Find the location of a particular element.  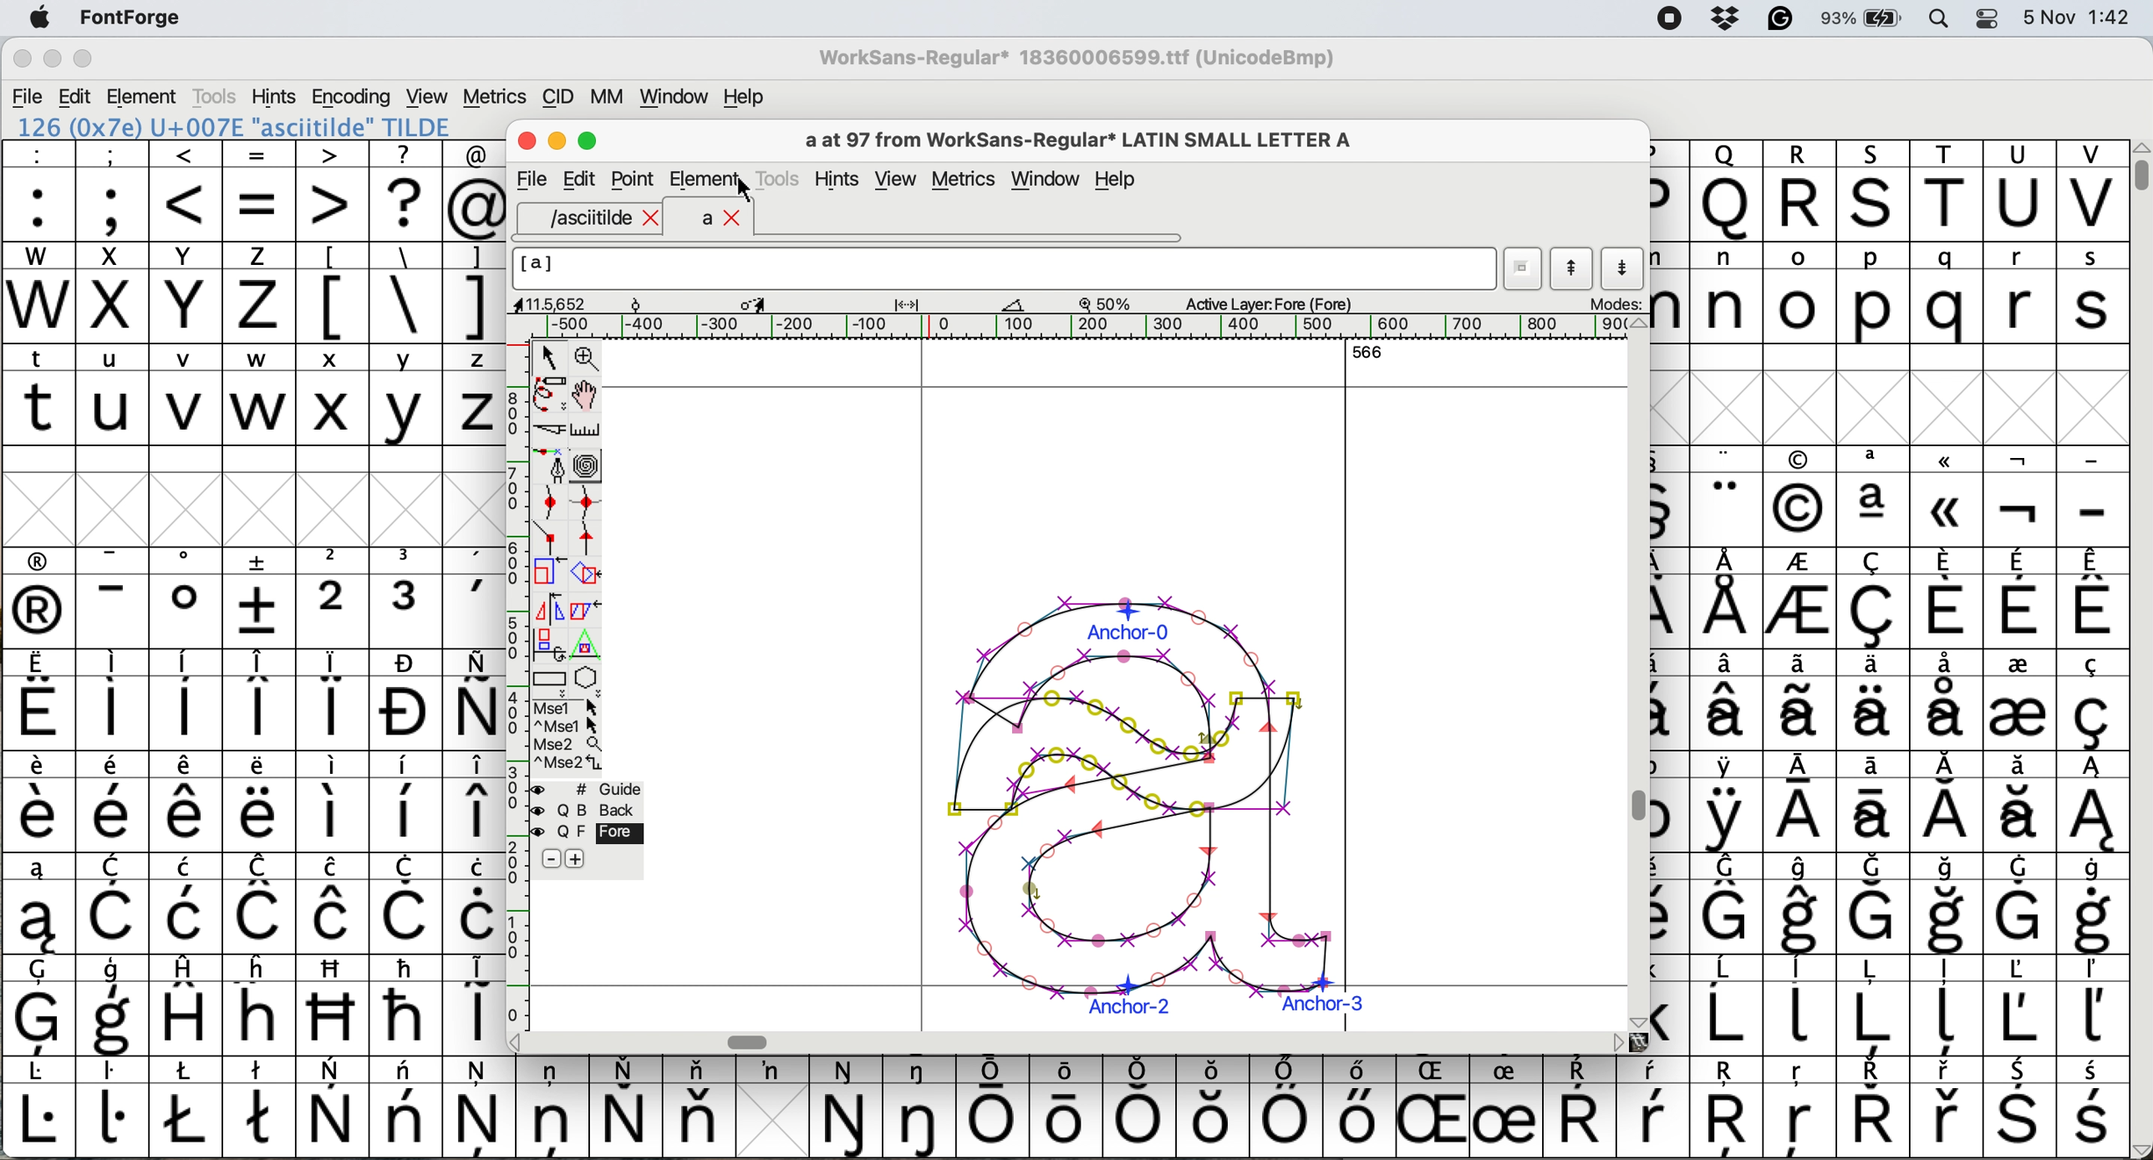

horizontal scale is located at coordinates (1087, 326).